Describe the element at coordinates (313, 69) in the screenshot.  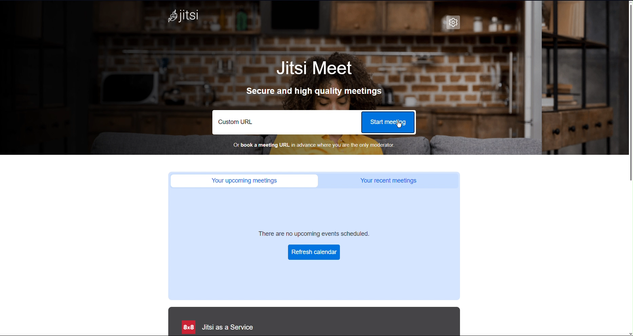
I see `Jitsi Meet` at that location.